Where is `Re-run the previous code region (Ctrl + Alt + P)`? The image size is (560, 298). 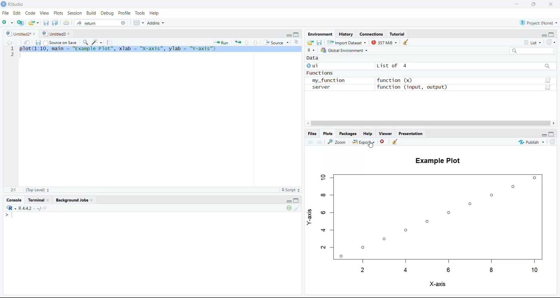 Re-run the previous code region (Ctrl + Alt + P) is located at coordinates (237, 42).